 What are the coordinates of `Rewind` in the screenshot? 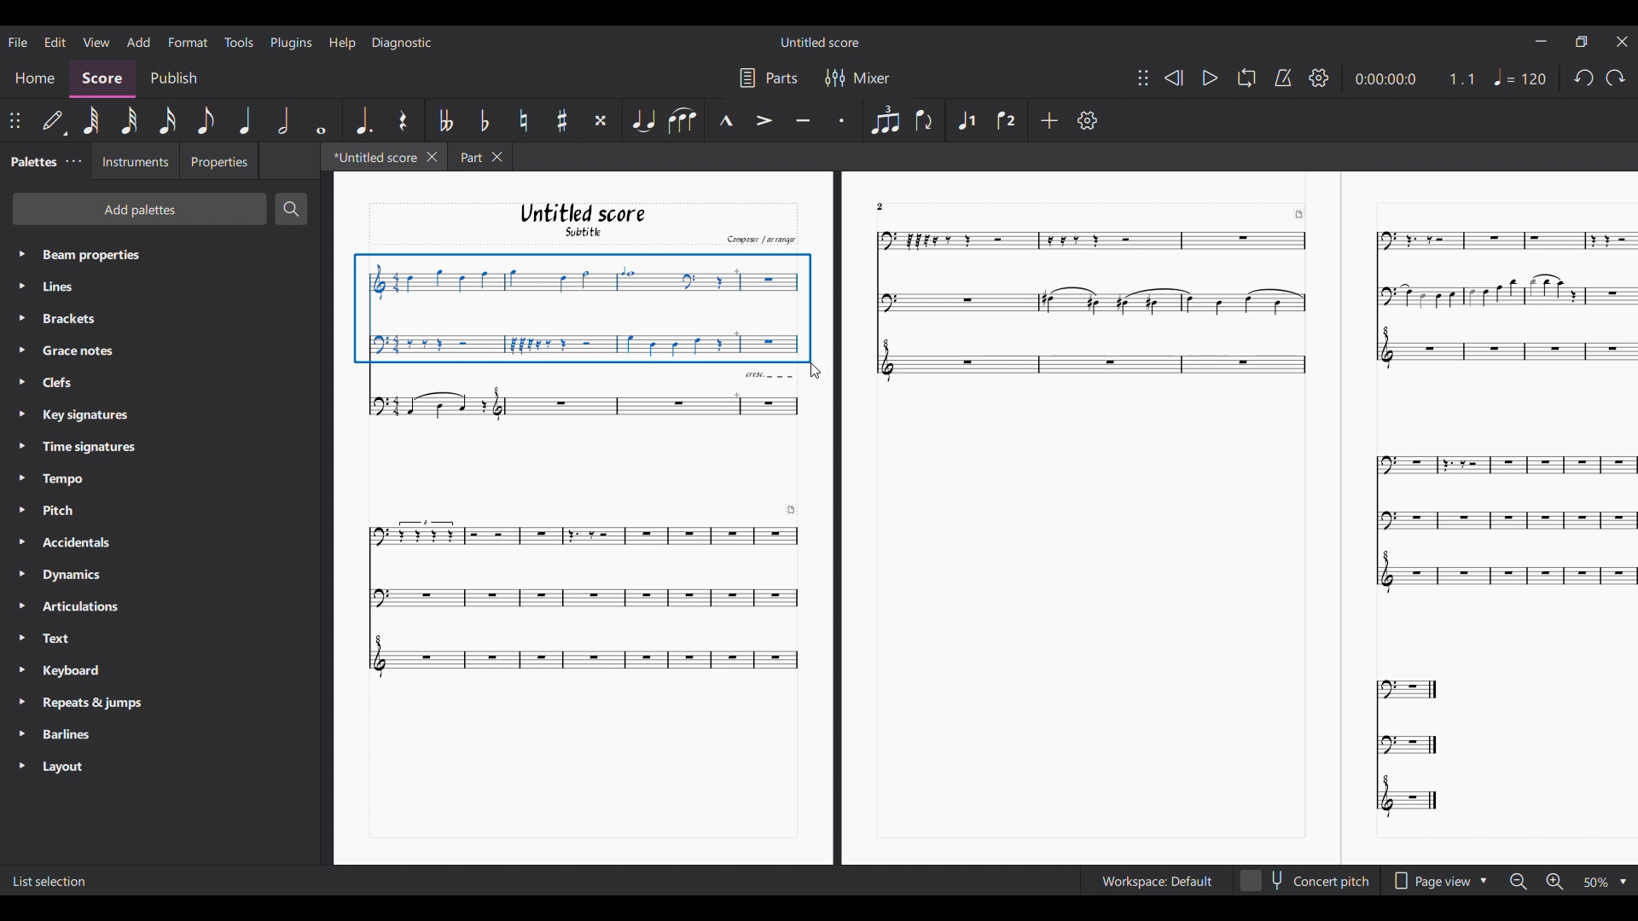 It's located at (1173, 78).